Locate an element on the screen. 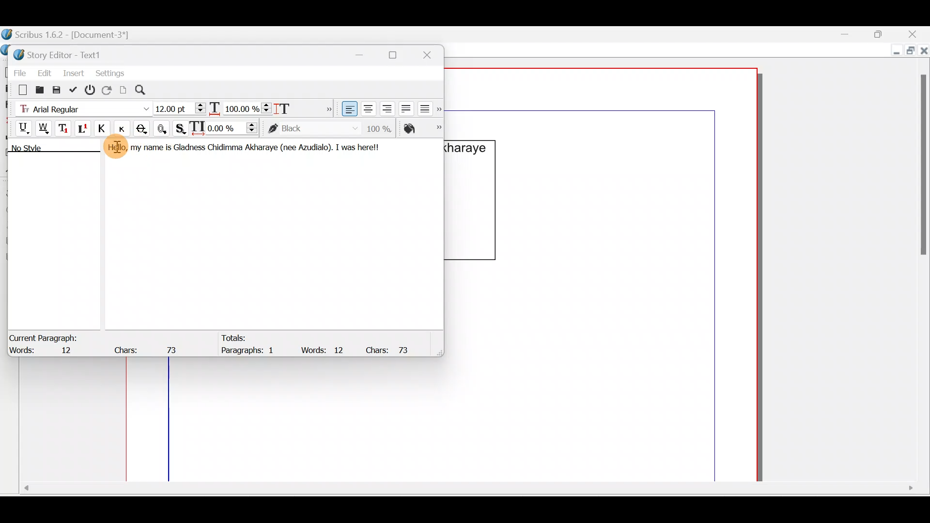 This screenshot has height=523, width=930. Scroll bar is located at coordinates (920, 264).